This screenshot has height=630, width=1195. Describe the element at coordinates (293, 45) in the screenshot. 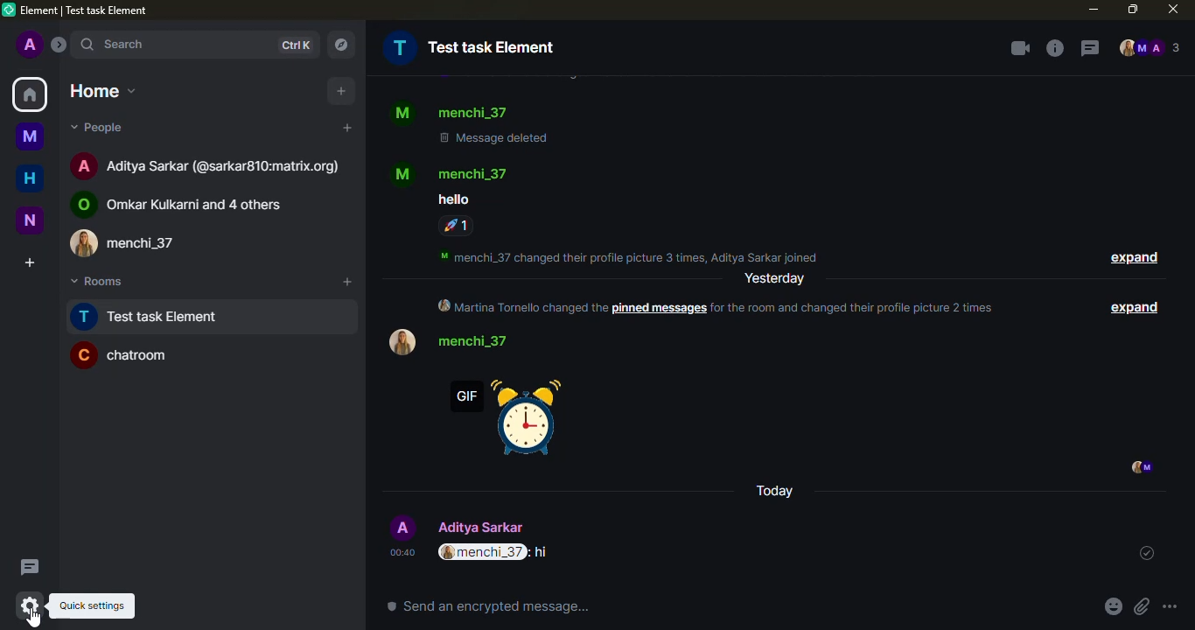

I see `ctrlK` at that location.